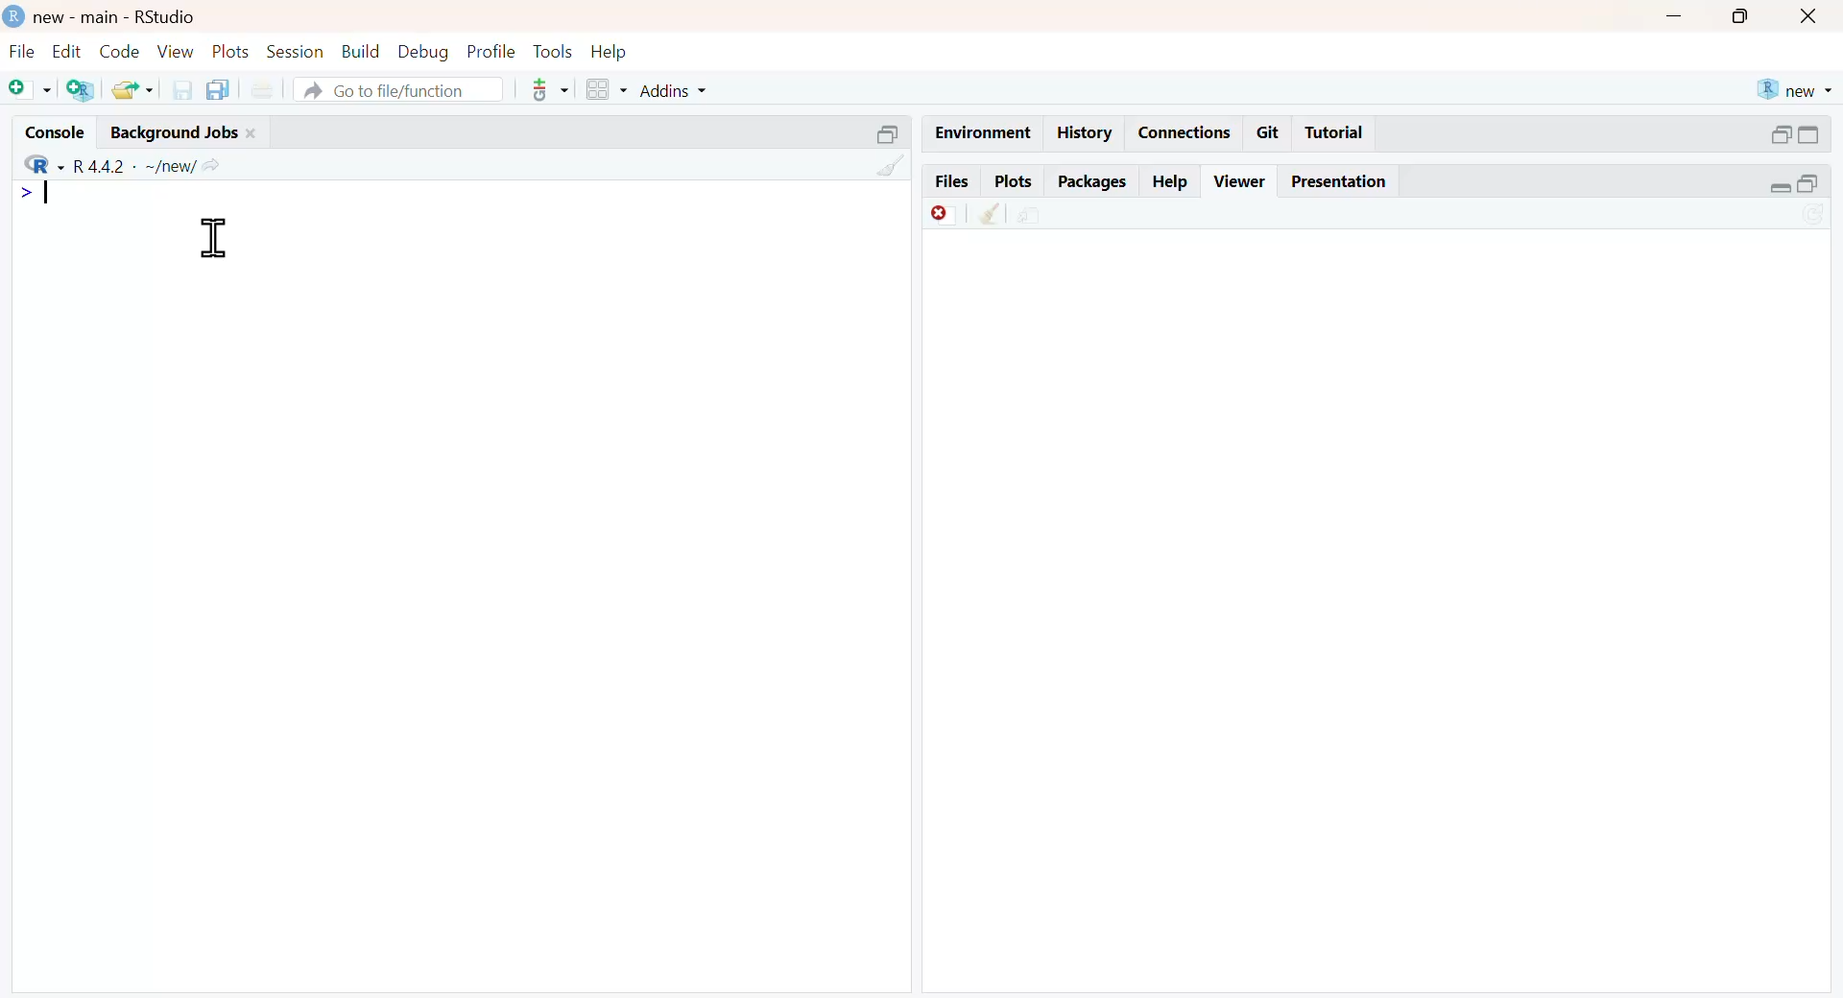 This screenshot has height=998, width=1843. What do you see at coordinates (552, 90) in the screenshot?
I see `tools` at bounding box center [552, 90].